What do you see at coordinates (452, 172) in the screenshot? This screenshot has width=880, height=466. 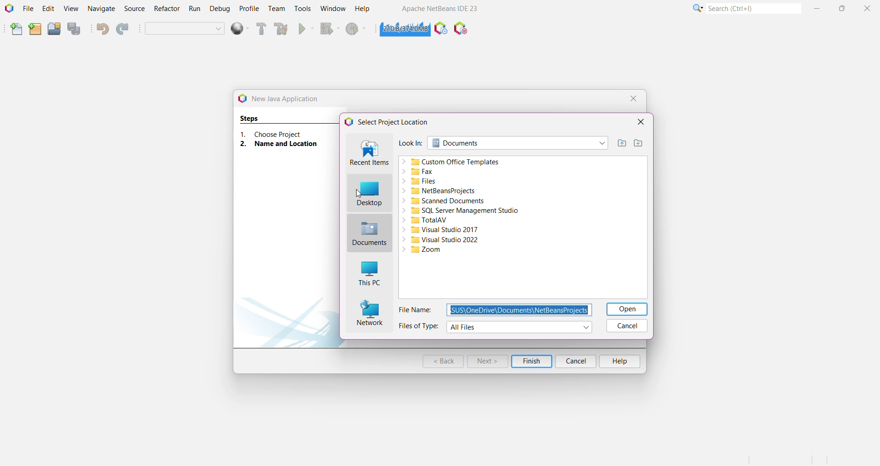 I see `Fax` at bounding box center [452, 172].